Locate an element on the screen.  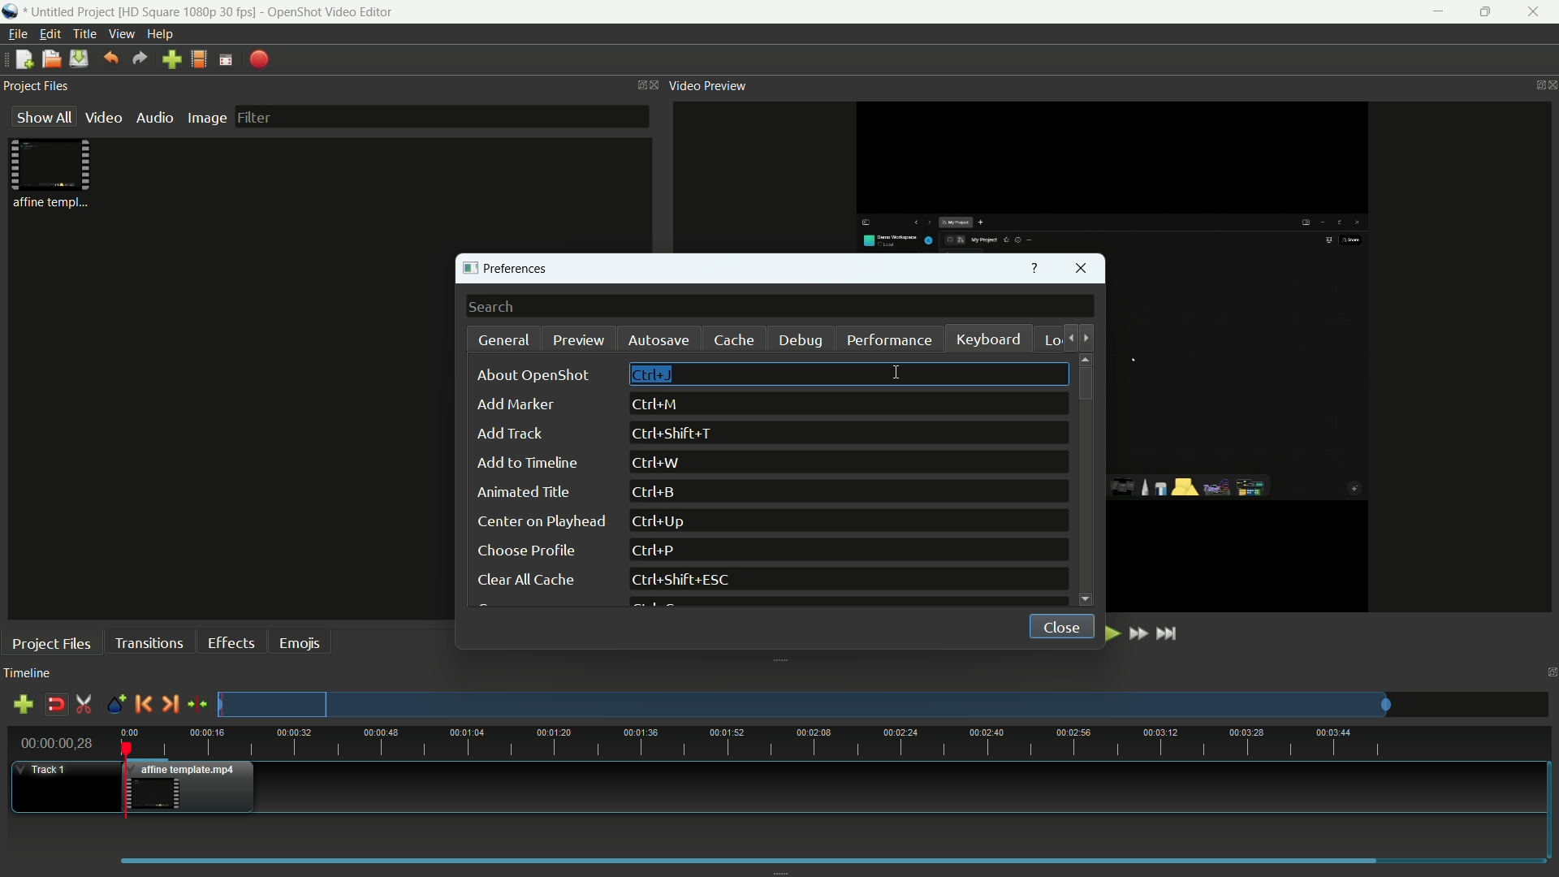
about openshot is located at coordinates (538, 375).